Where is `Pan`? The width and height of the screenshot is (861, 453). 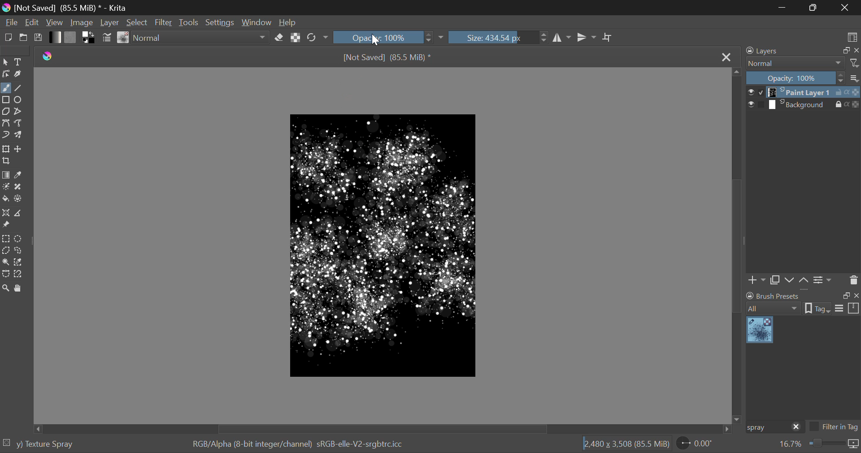 Pan is located at coordinates (20, 289).